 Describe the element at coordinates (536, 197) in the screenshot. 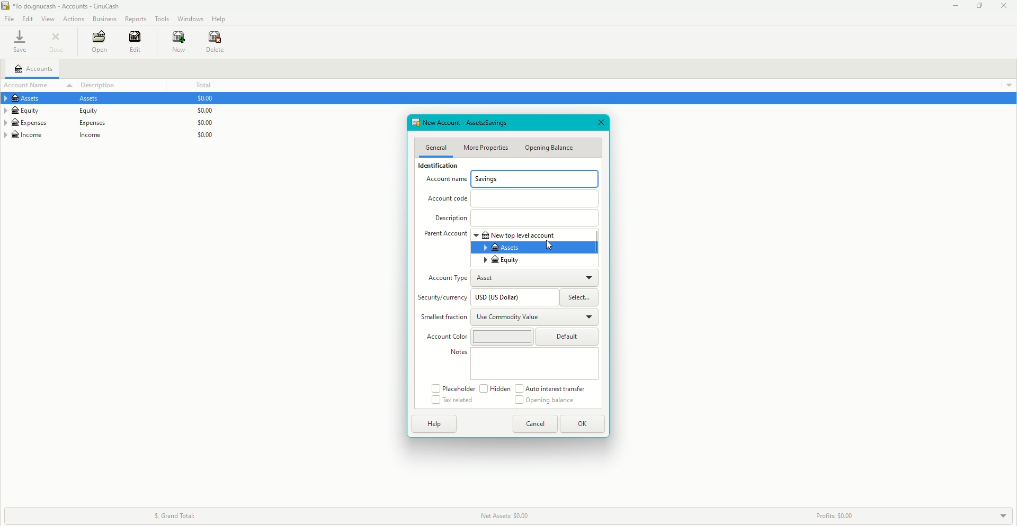

I see `Typing box for account code` at that location.